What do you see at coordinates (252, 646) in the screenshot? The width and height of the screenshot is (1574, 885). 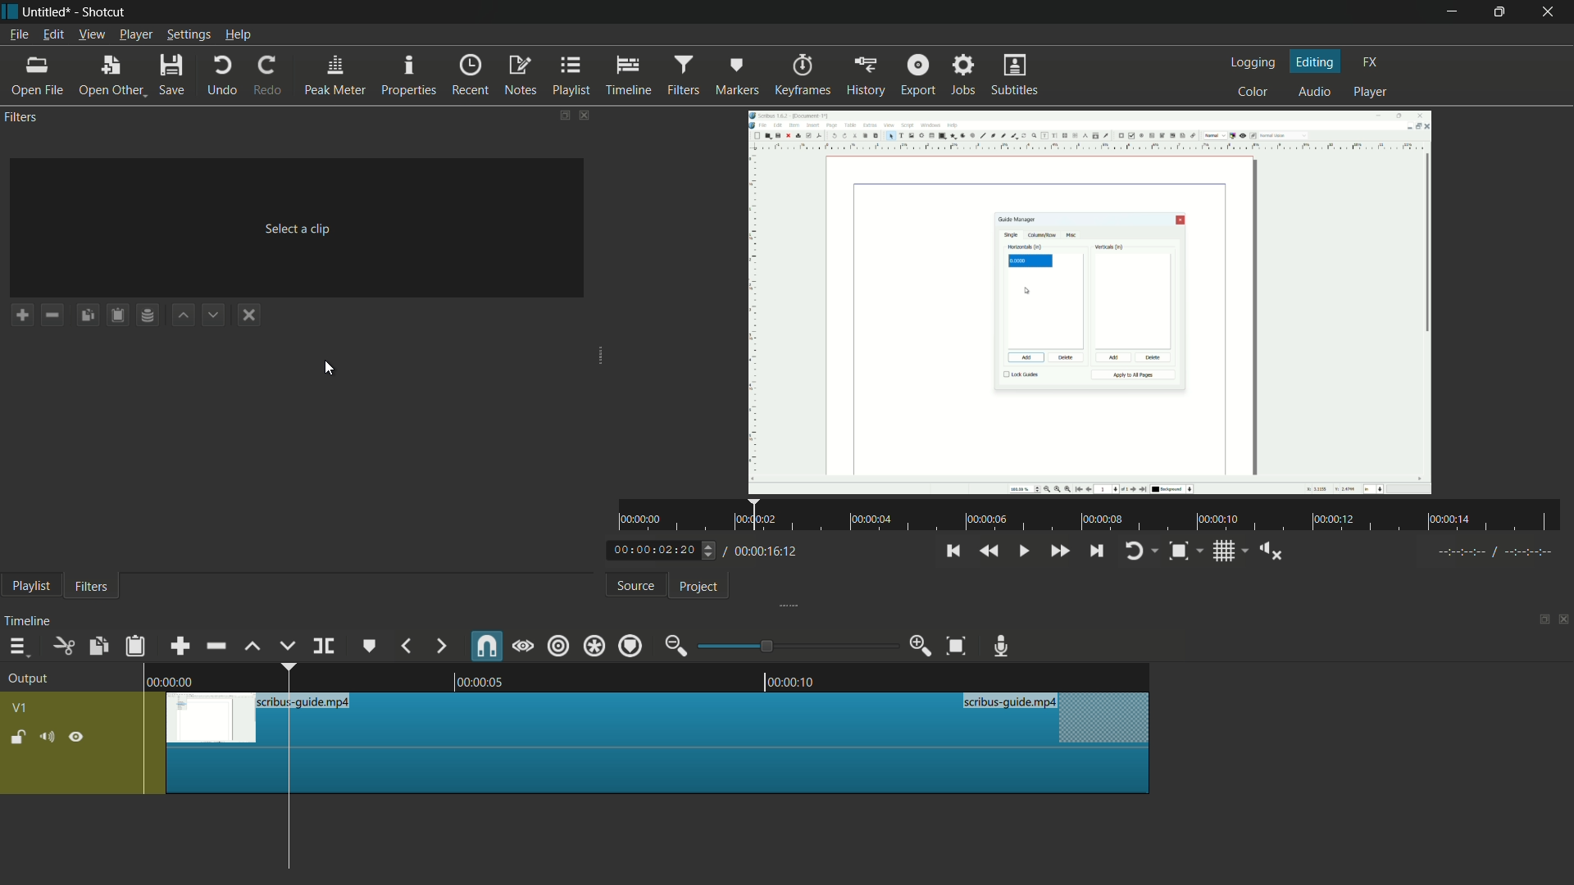 I see `lift` at bounding box center [252, 646].